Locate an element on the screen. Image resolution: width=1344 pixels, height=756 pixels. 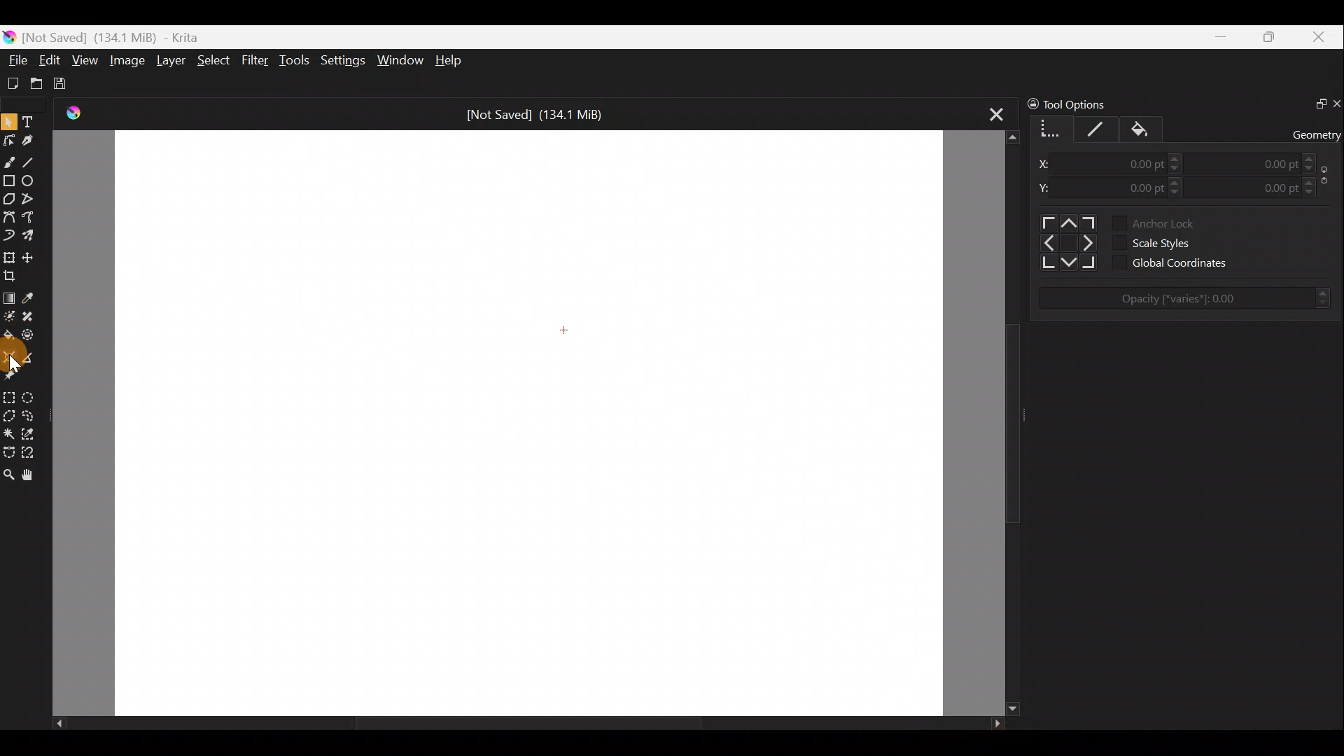
Global coordinates is located at coordinates (1182, 263).